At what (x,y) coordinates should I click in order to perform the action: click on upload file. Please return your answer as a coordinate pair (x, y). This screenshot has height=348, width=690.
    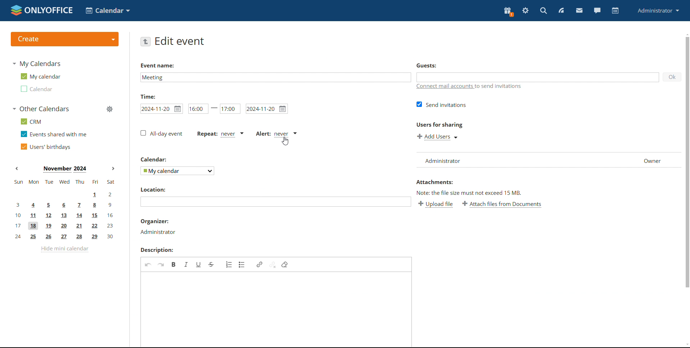
    Looking at the image, I should click on (436, 204).